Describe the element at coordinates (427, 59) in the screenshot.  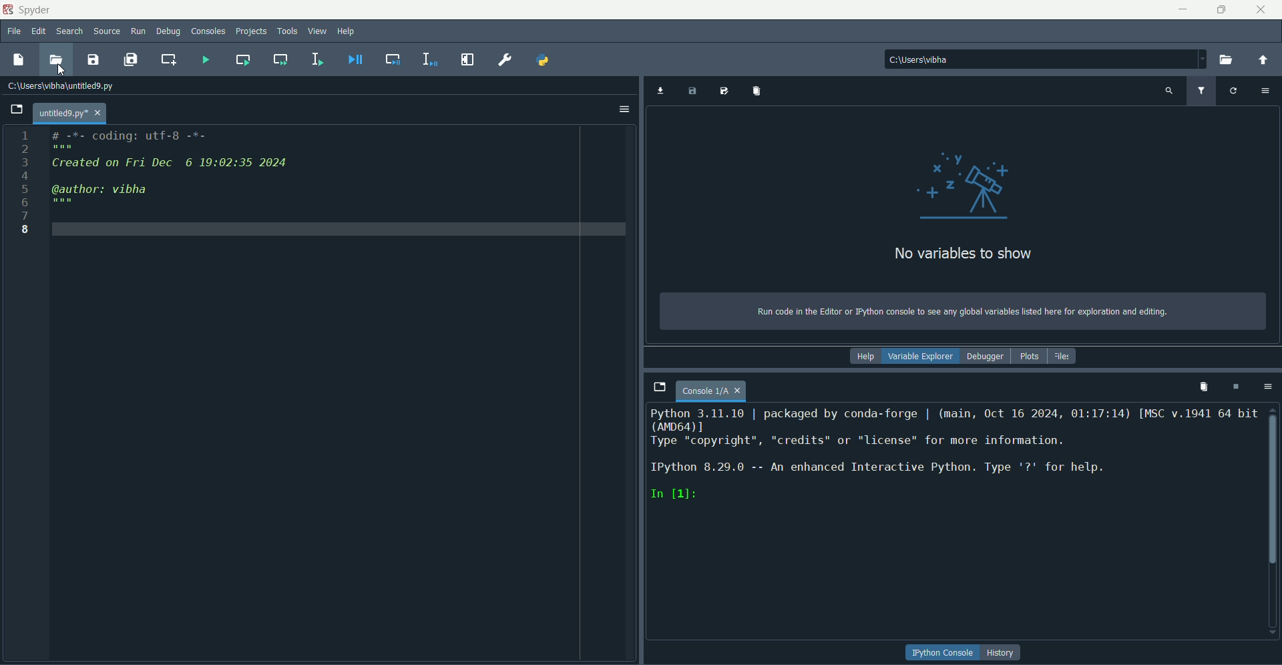
I see `debug selection` at that location.